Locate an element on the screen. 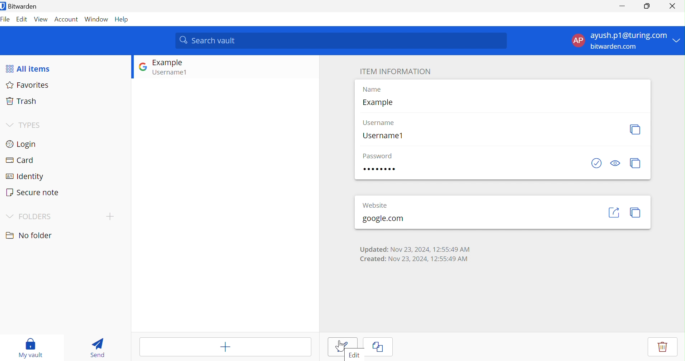 The image size is (685, 361). Send is located at coordinates (95, 347).